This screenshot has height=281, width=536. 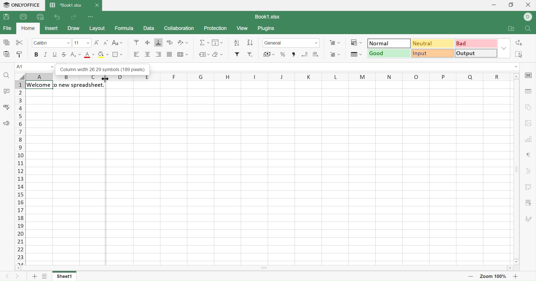 What do you see at coordinates (477, 43) in the screenshot?
I see `Bad` at bounding box center [477, 43].